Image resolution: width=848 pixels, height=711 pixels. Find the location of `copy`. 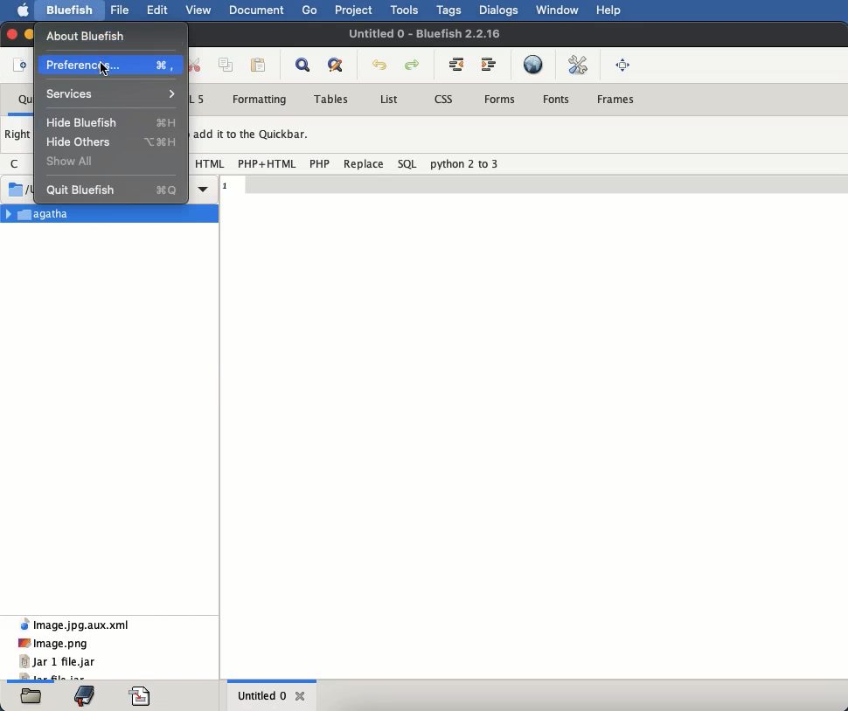

copy is located at coordinates (228, 66).